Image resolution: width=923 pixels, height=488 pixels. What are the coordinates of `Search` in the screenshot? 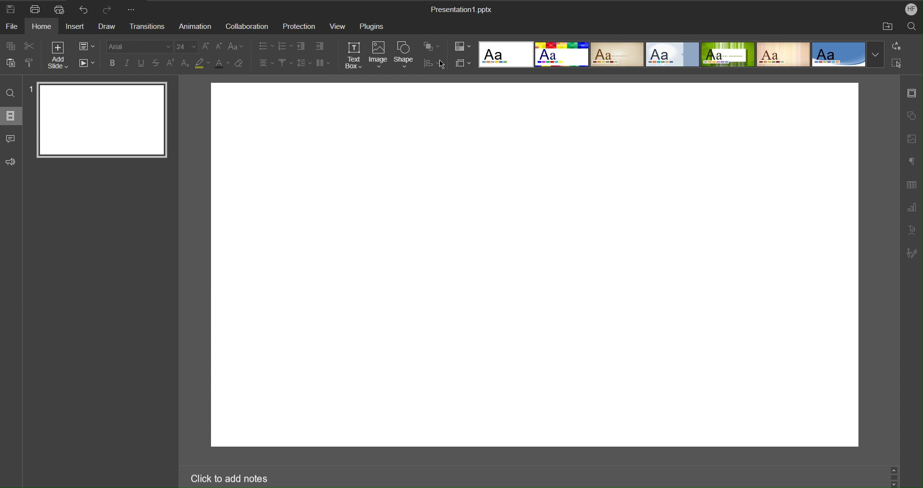 It's located at (912, 27).